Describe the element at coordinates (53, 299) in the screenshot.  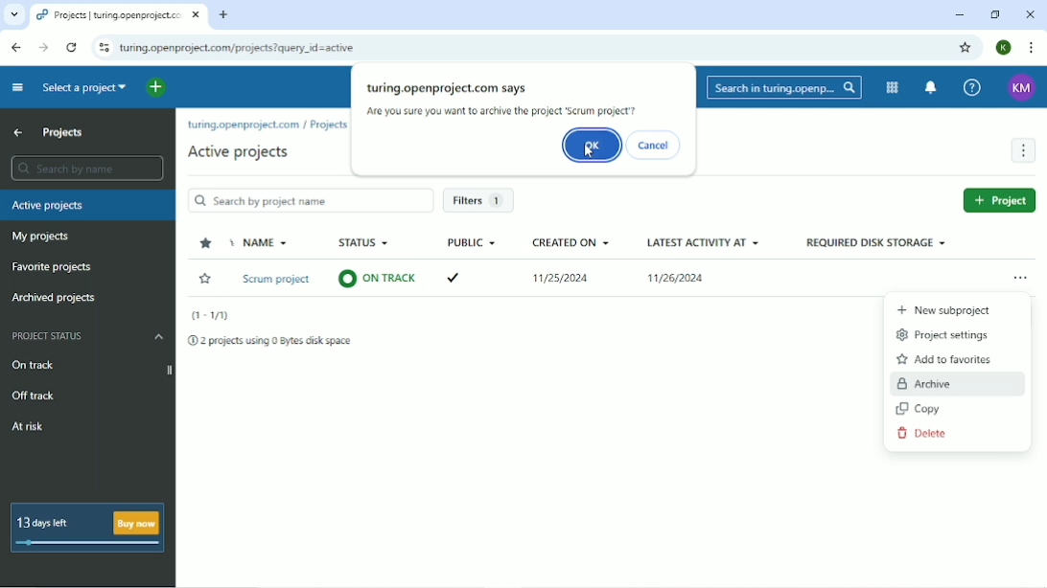
I see `Archived projects` at that location.